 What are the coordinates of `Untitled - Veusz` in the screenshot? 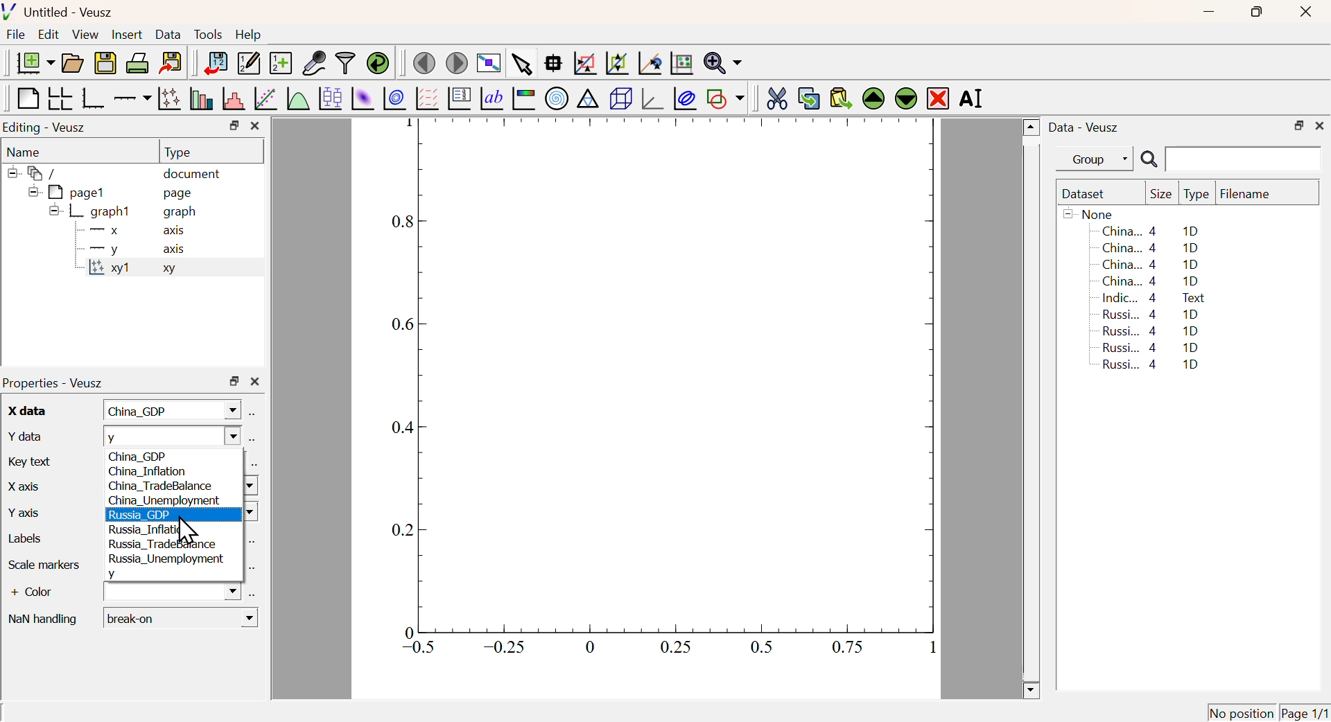 It's located at (61, 13).